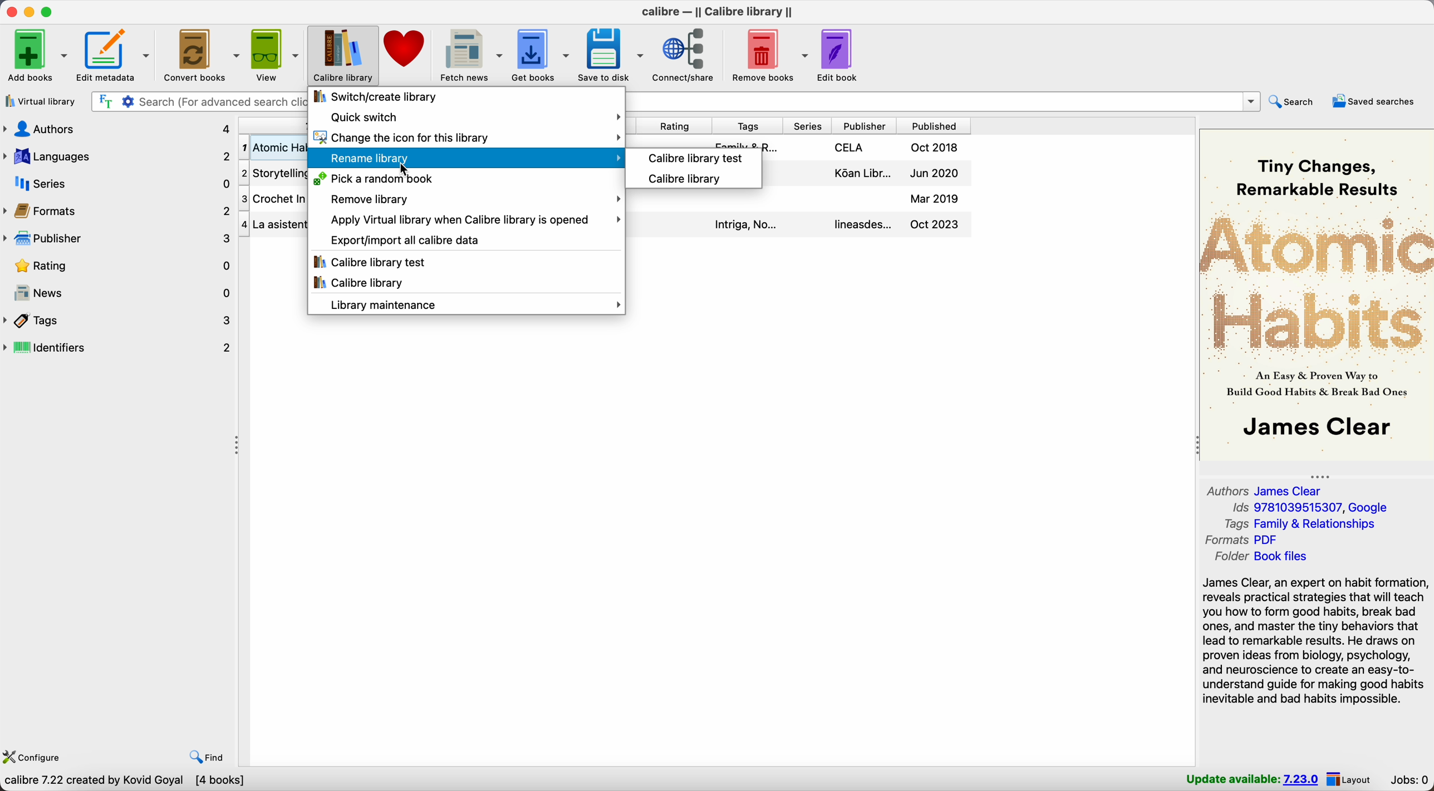 This screenshot has height=791, width=1434. What do you see at coordinates (10, 12) in the screenshot?
I see `close Calibre` at bounding box center [10, 12].